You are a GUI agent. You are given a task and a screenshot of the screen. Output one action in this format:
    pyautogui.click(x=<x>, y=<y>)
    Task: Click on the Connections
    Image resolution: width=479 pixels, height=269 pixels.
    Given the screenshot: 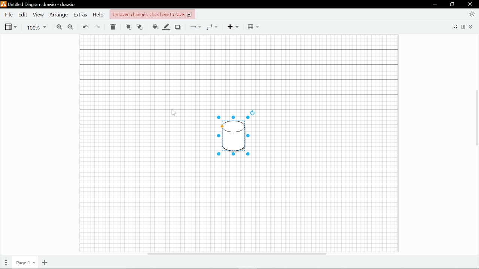 What is the action you would take?
    pyautogui.click(x=194, y=27)
    